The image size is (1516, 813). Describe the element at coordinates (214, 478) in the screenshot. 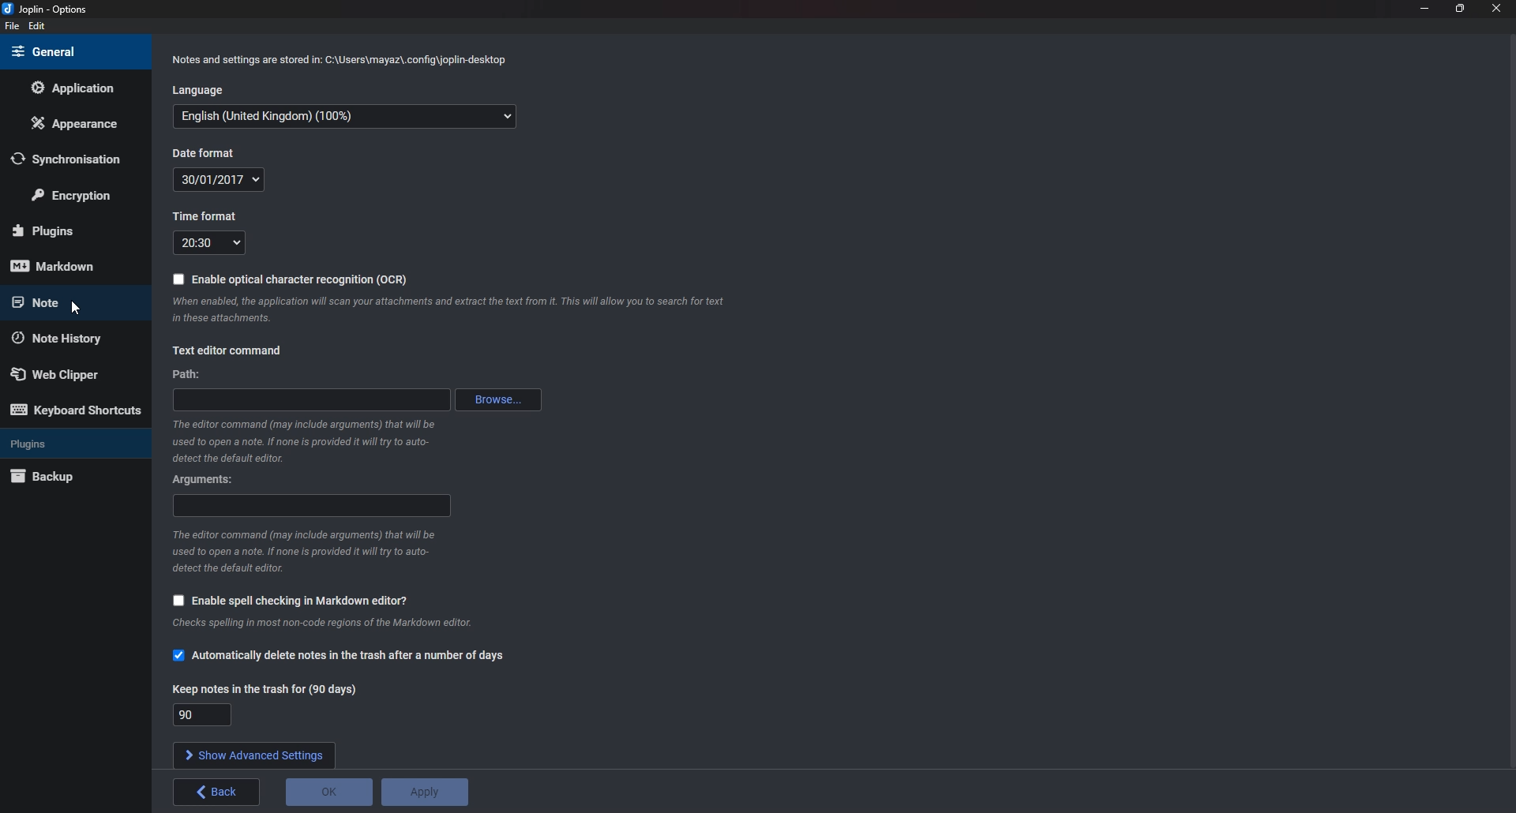

I see `Arguments` at that location.